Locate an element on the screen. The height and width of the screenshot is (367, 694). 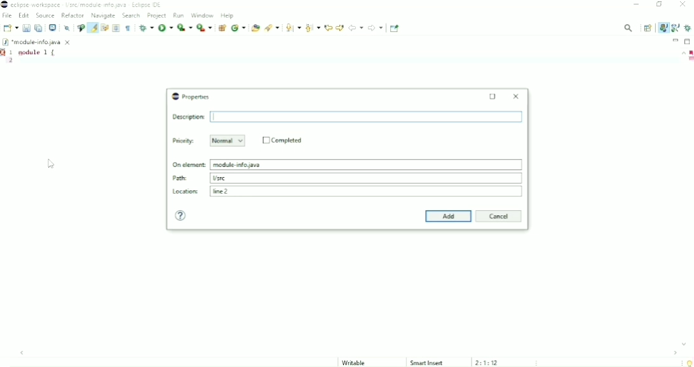
Open a terminal is located at coordinates (52, 28).